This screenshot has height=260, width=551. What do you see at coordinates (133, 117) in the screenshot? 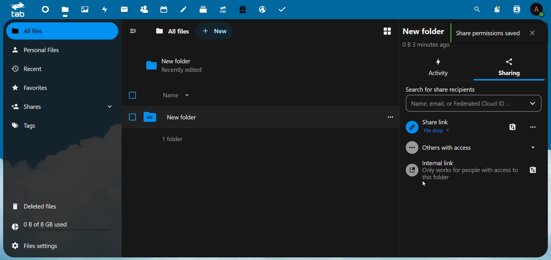
I see `Check Box` at bounding box center [133, 117].